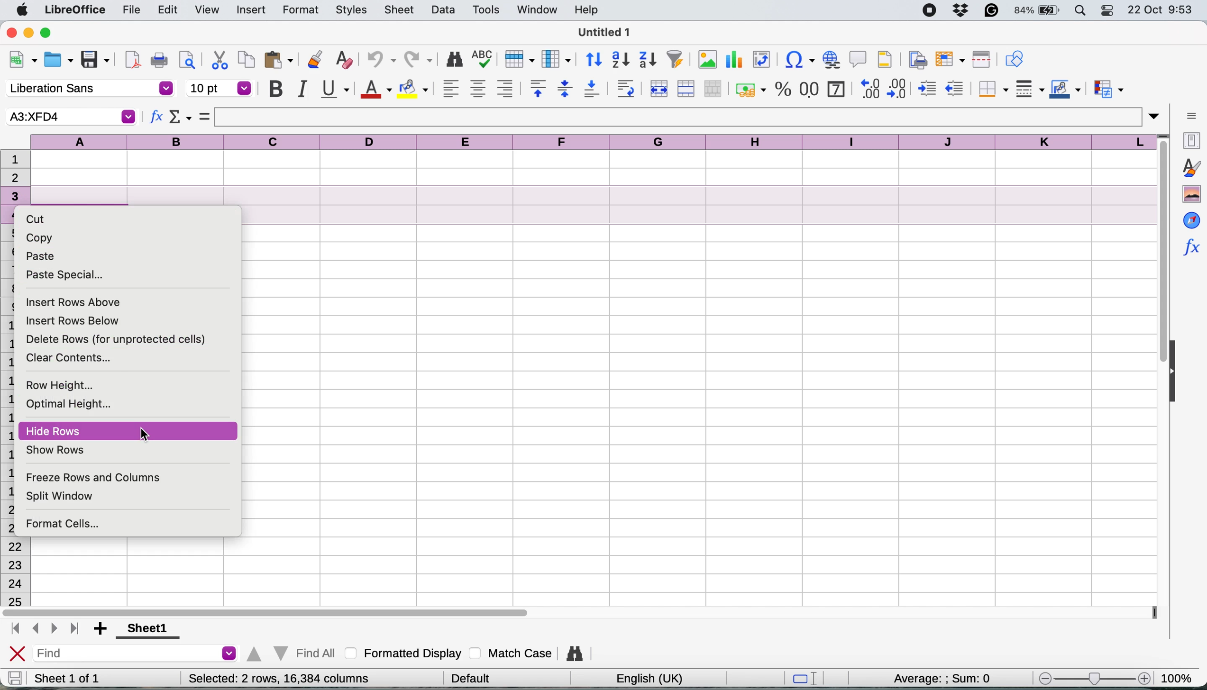  What do you see at coordinates (648, 61) in the screenshot?
I see `sort descending` at bounding box center [648, 61].